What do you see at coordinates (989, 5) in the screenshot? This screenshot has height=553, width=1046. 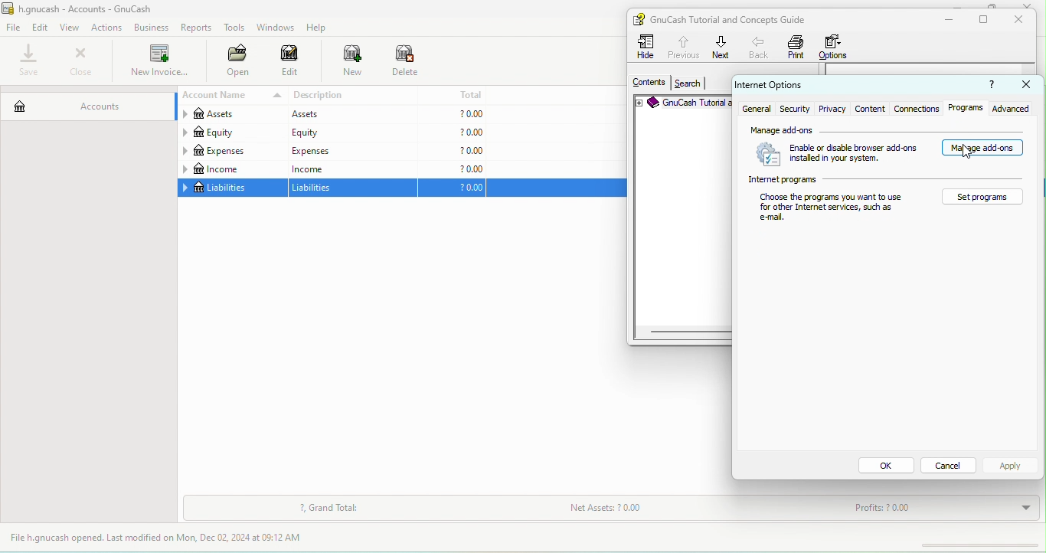 I see `maximize` at bounding box center [989, 5].